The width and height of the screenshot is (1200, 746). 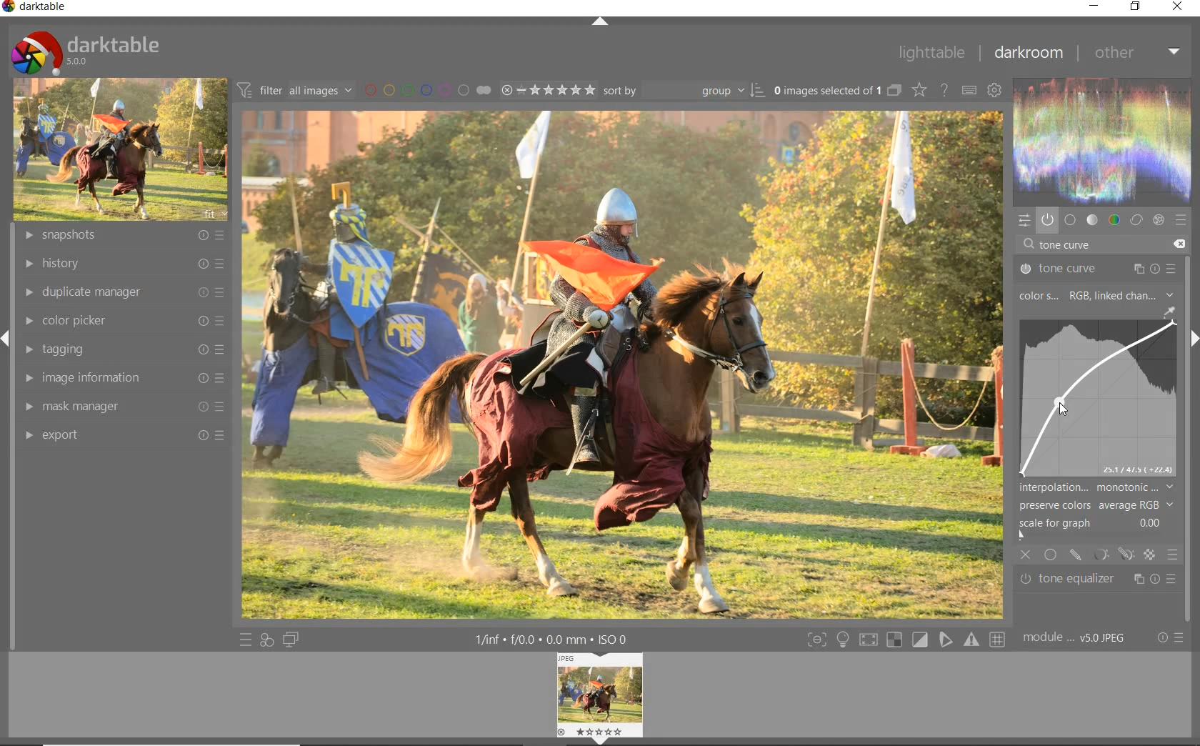 I want to click on selected Image range rating, so click(x=546, y=90).